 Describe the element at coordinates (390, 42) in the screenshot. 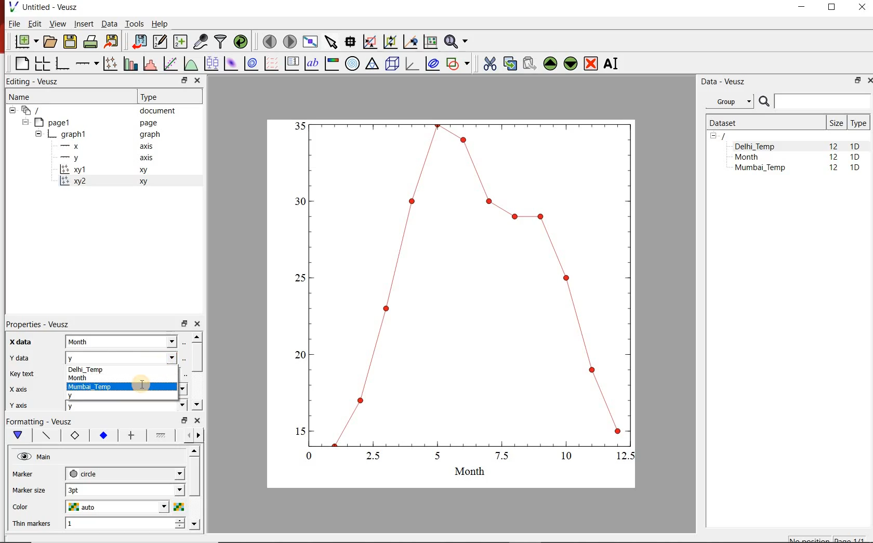

I see `click to zoom out of graph axes` at that location.